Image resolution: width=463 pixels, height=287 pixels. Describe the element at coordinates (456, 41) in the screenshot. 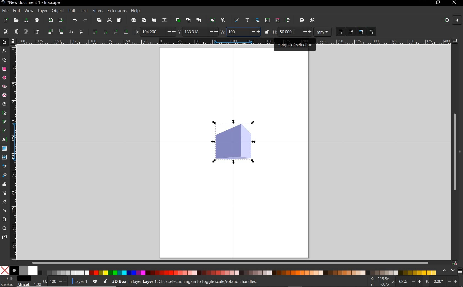

I see `computer icon` at that location.